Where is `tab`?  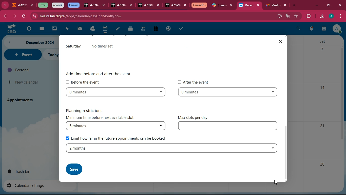
tab is located at coordinates (172, 6).